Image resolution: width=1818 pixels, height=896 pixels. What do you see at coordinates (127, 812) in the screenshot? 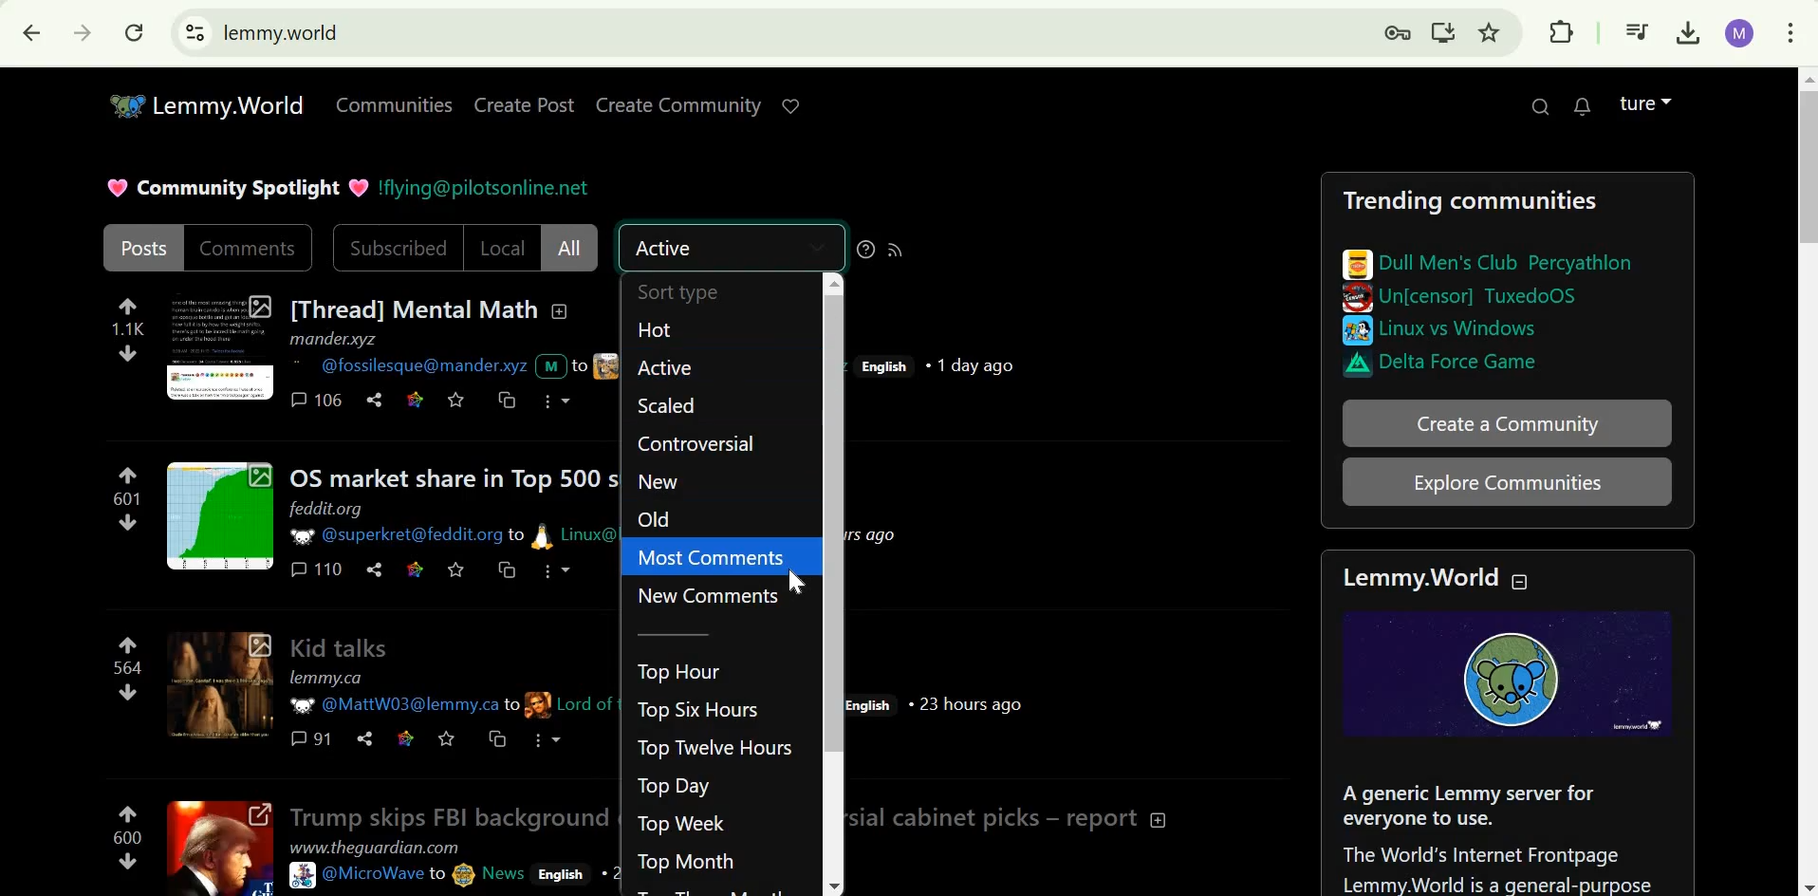
I see `upvote` at bounding box center [127, 812].